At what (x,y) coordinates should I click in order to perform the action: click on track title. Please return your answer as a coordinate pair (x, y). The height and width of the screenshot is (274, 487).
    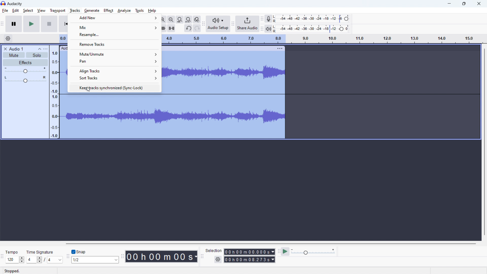
    Looking at the image, I should click on (16, 48).